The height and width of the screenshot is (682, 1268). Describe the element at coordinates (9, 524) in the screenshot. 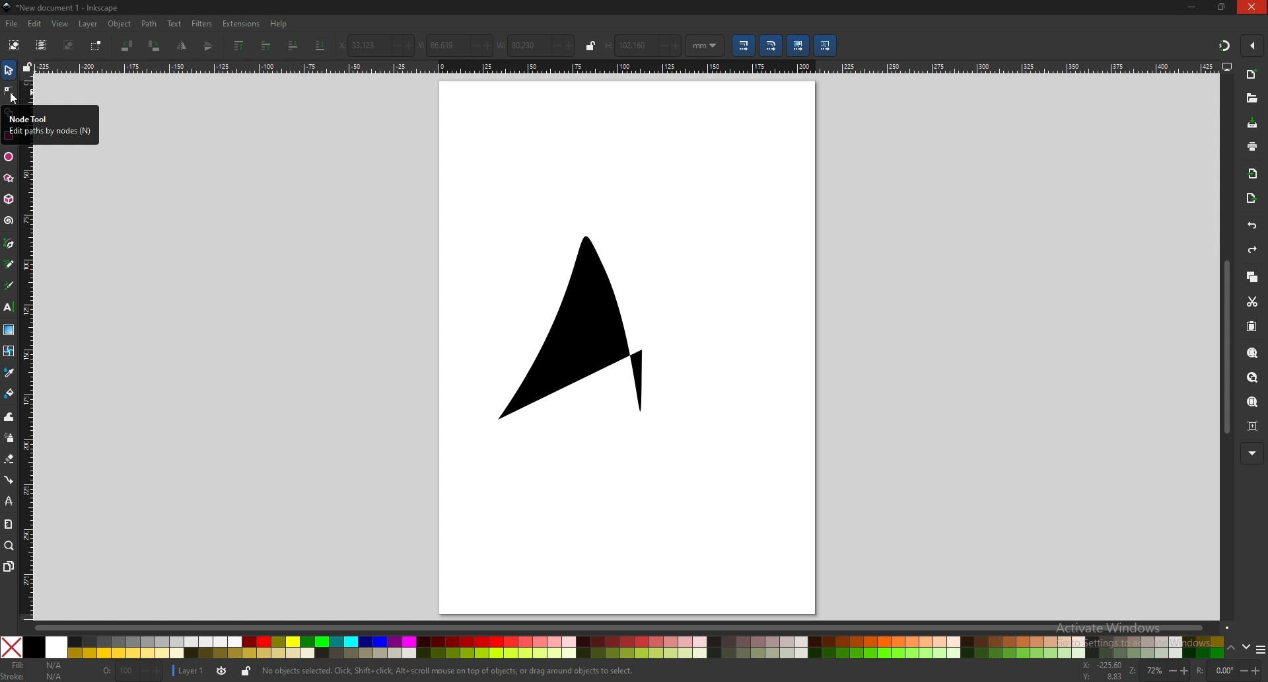

I see `measure` at that location.